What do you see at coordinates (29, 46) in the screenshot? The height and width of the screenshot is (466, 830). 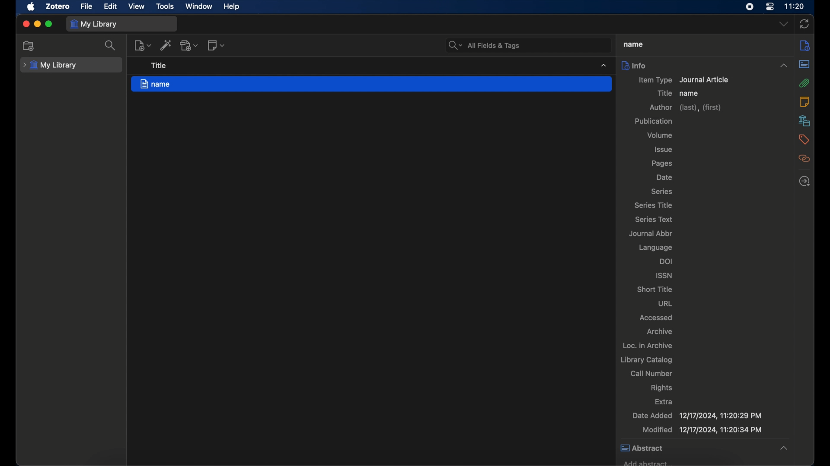 I see `add collection` at bounding box center [29, 46].